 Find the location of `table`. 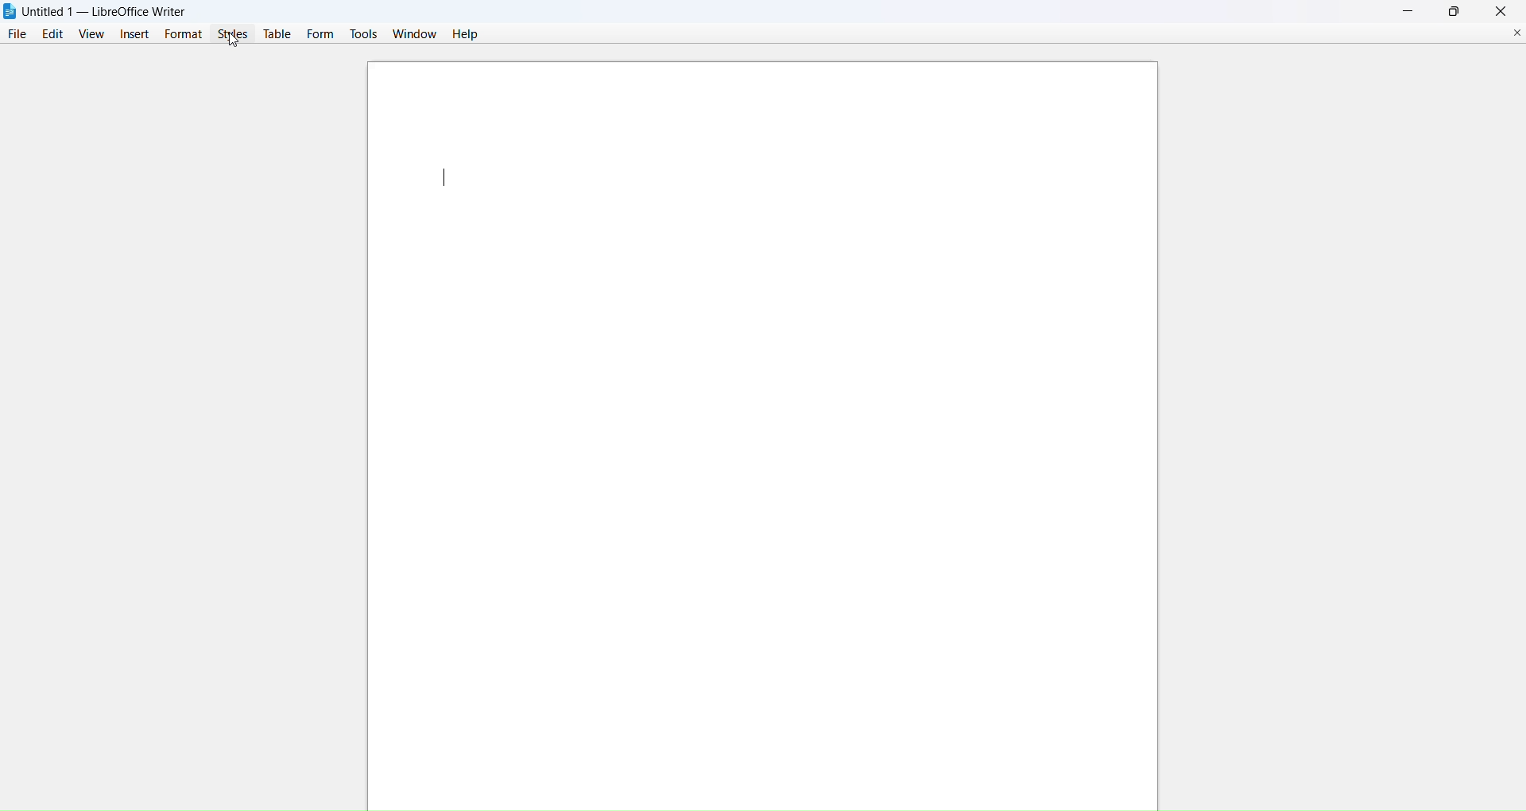

table is located at coordinates (279, 33).